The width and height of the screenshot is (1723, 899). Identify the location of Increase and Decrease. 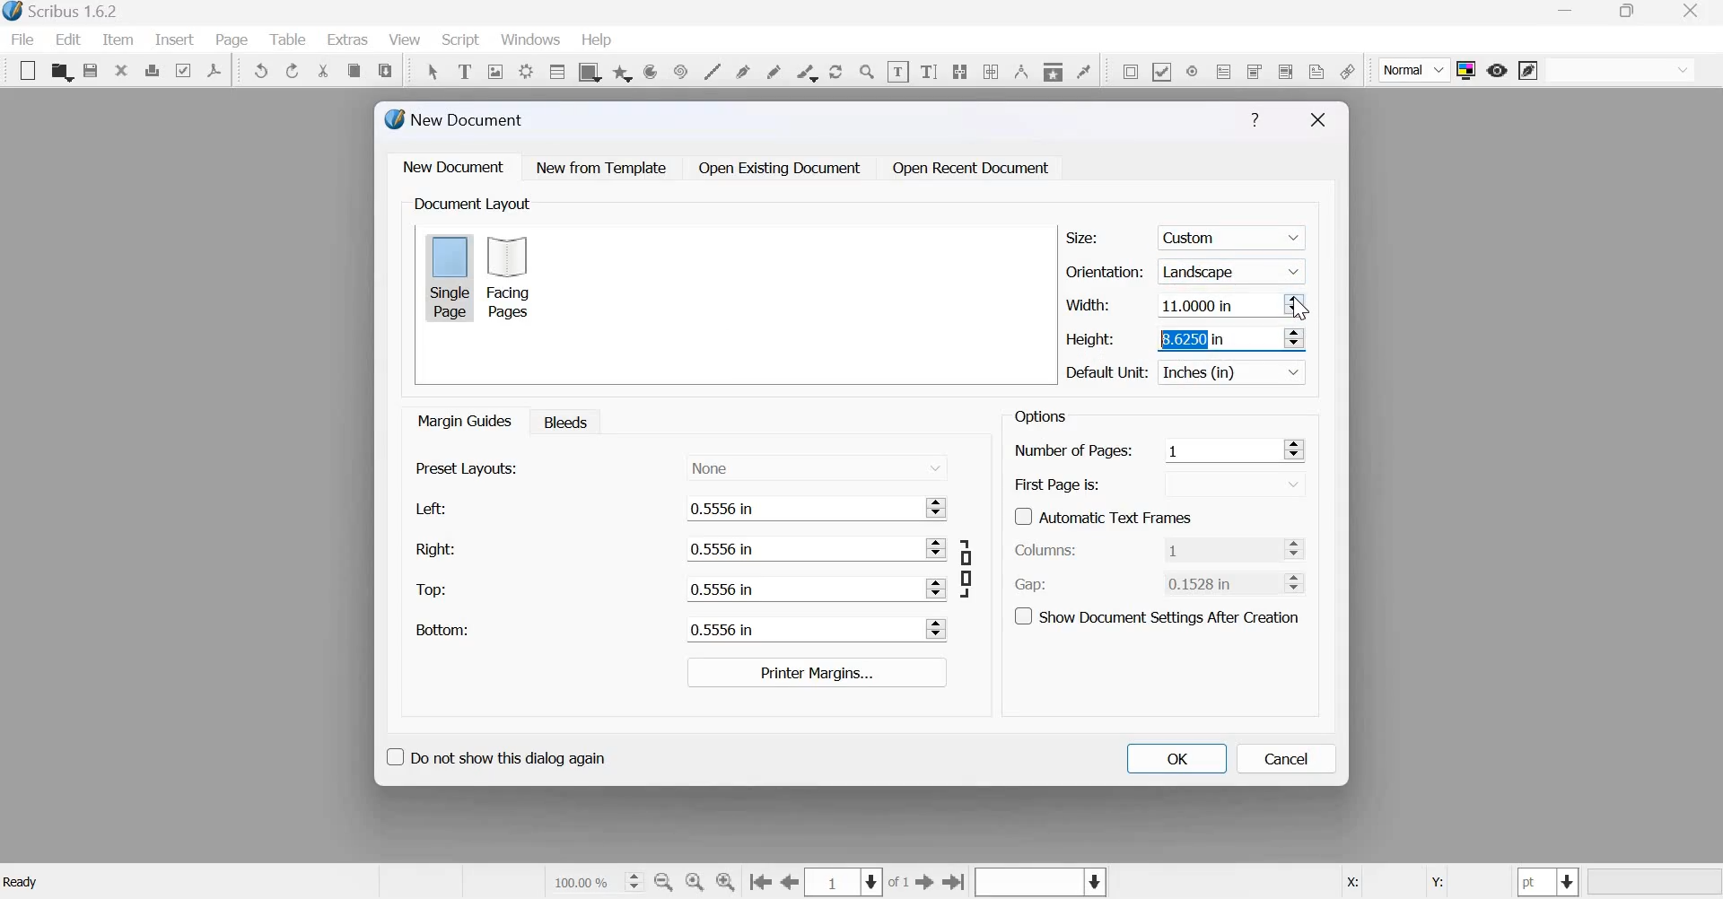
(938, 629).